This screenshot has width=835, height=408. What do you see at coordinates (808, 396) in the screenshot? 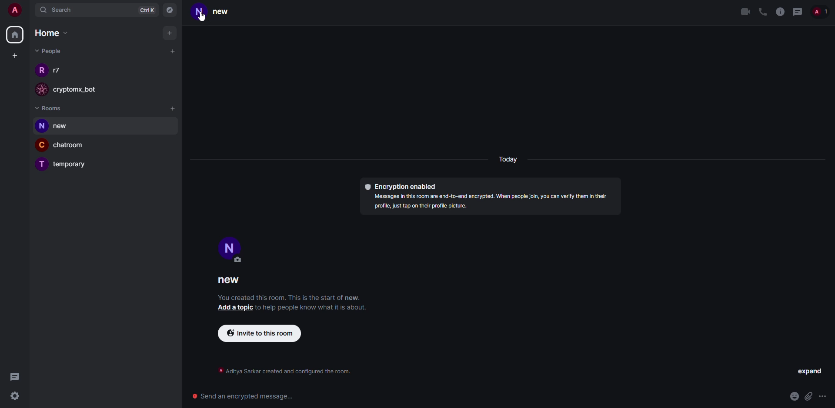
I see `attach` at bounding box center [808, 396].